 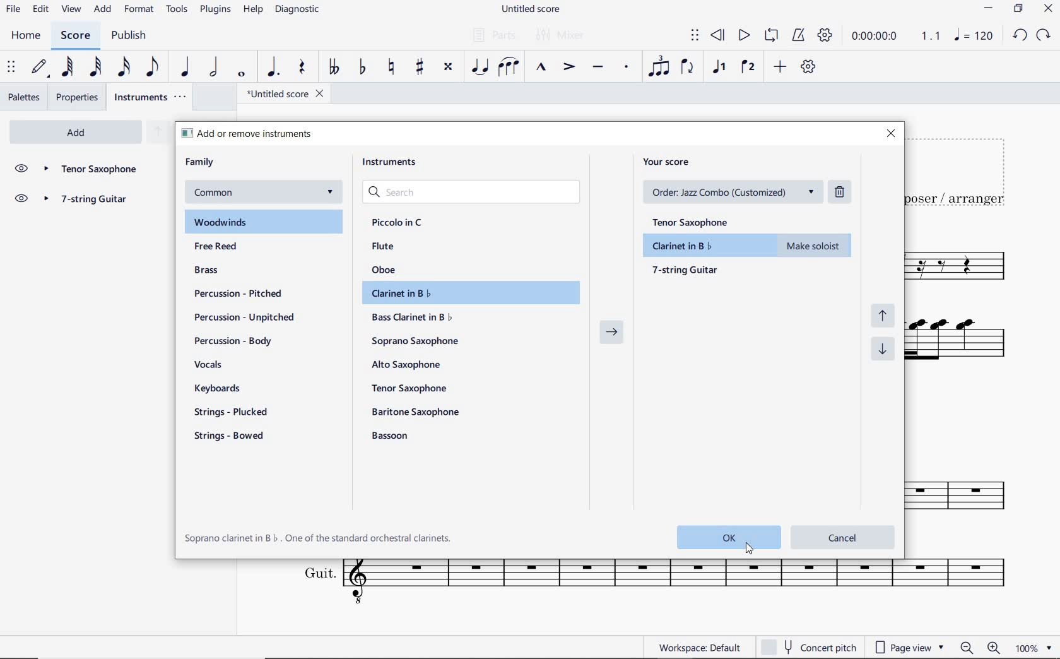 I want to click on tenor saxophone, so click(x=695, y=220).